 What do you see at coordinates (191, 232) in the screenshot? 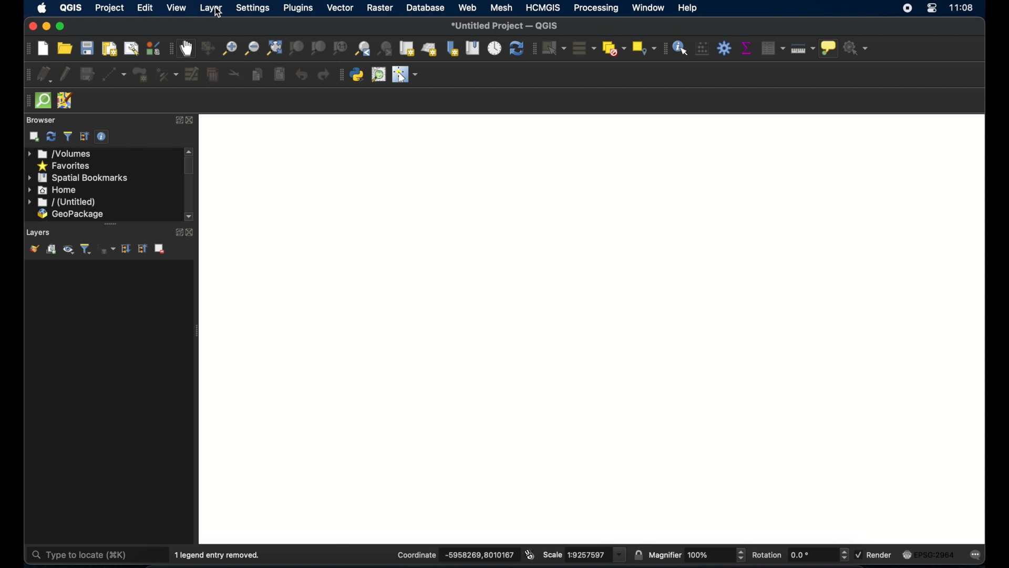
I see `close` at bounding box center [191, 232].